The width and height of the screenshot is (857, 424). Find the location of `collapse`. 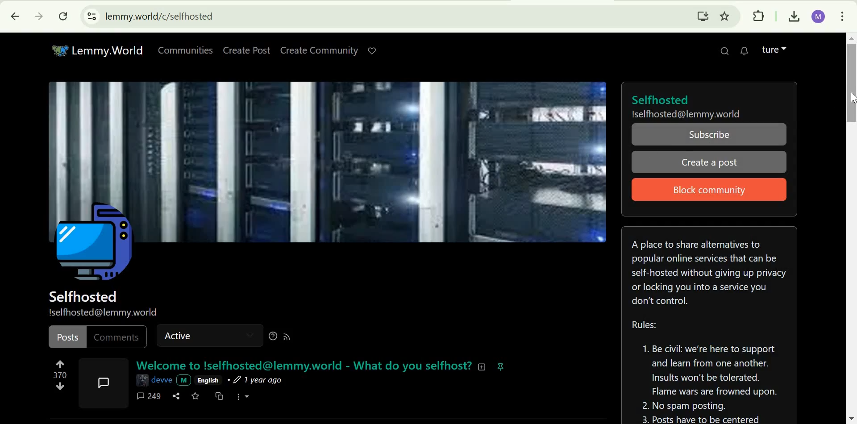

collapse is located at coordinates (483, 366).